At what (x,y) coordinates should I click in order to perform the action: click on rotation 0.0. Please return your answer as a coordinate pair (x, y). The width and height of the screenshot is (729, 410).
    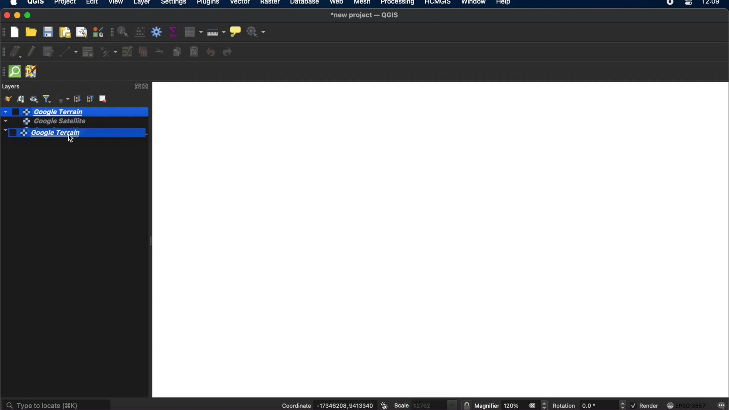
    Looking at the image, I should click on (579, 405).